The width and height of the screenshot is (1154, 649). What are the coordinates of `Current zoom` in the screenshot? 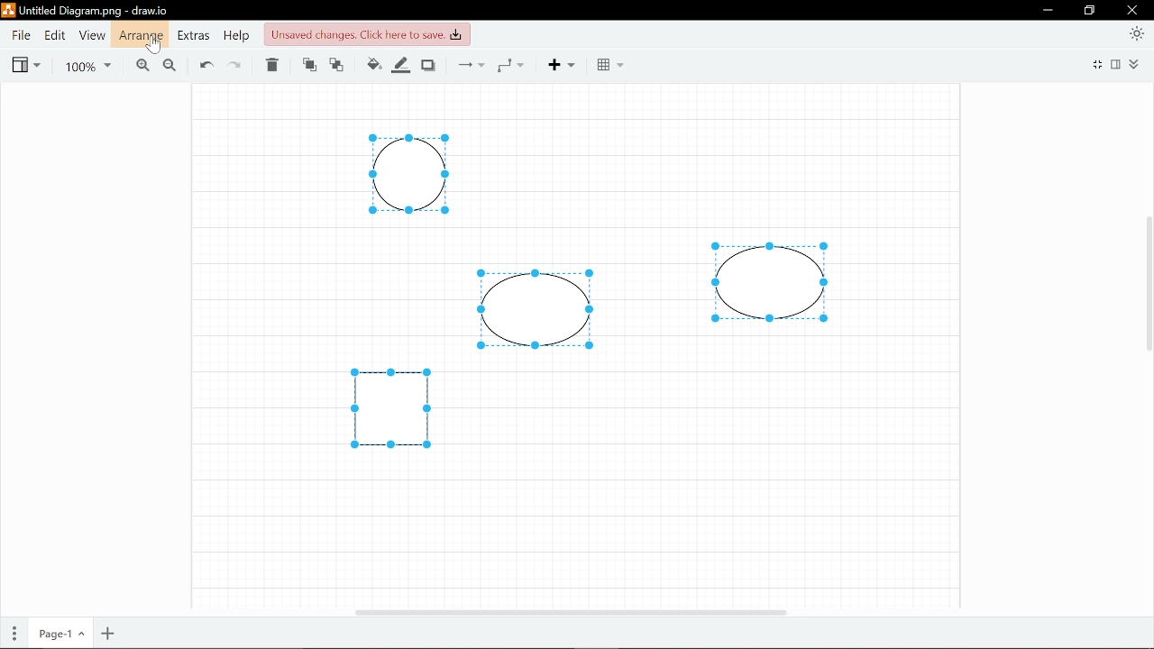 It's located at (87, 64).